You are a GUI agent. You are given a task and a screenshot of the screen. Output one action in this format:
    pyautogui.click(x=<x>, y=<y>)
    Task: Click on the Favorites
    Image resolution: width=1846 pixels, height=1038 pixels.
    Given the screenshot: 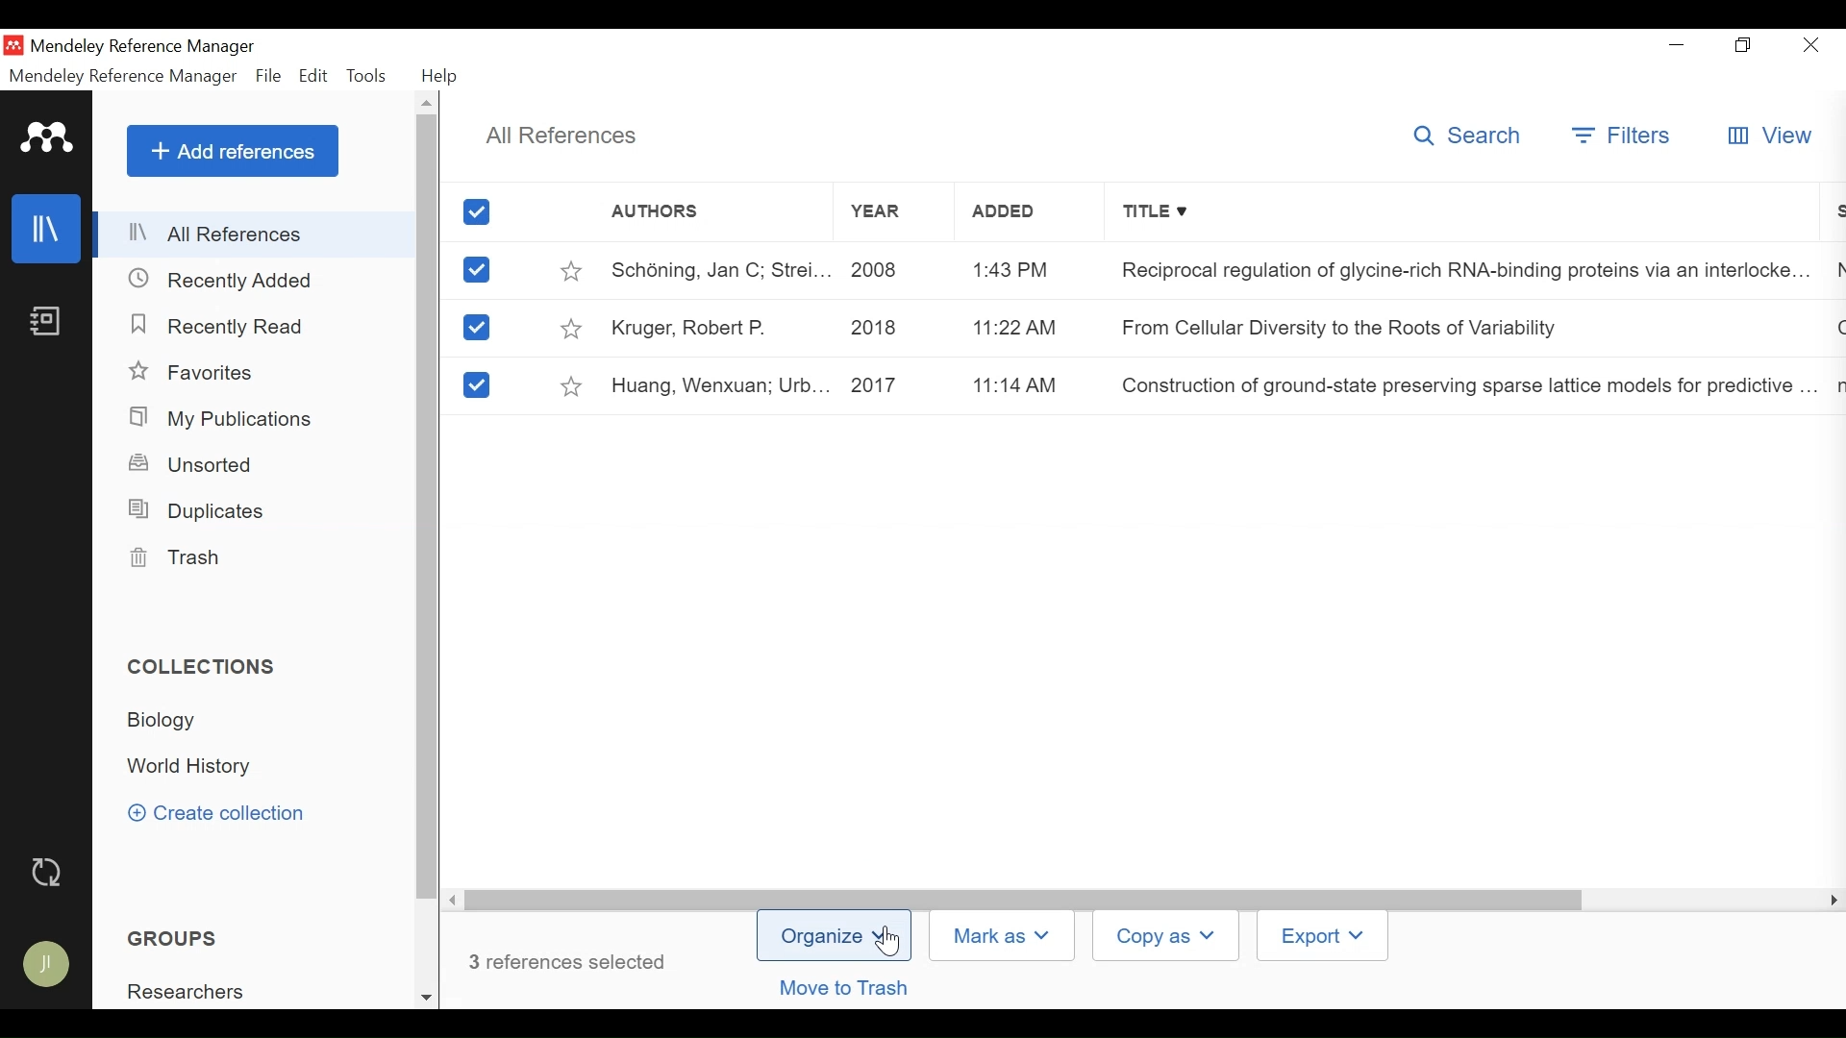 What is the action you would take?
    pyautogui.click(x=197, y=372)
    